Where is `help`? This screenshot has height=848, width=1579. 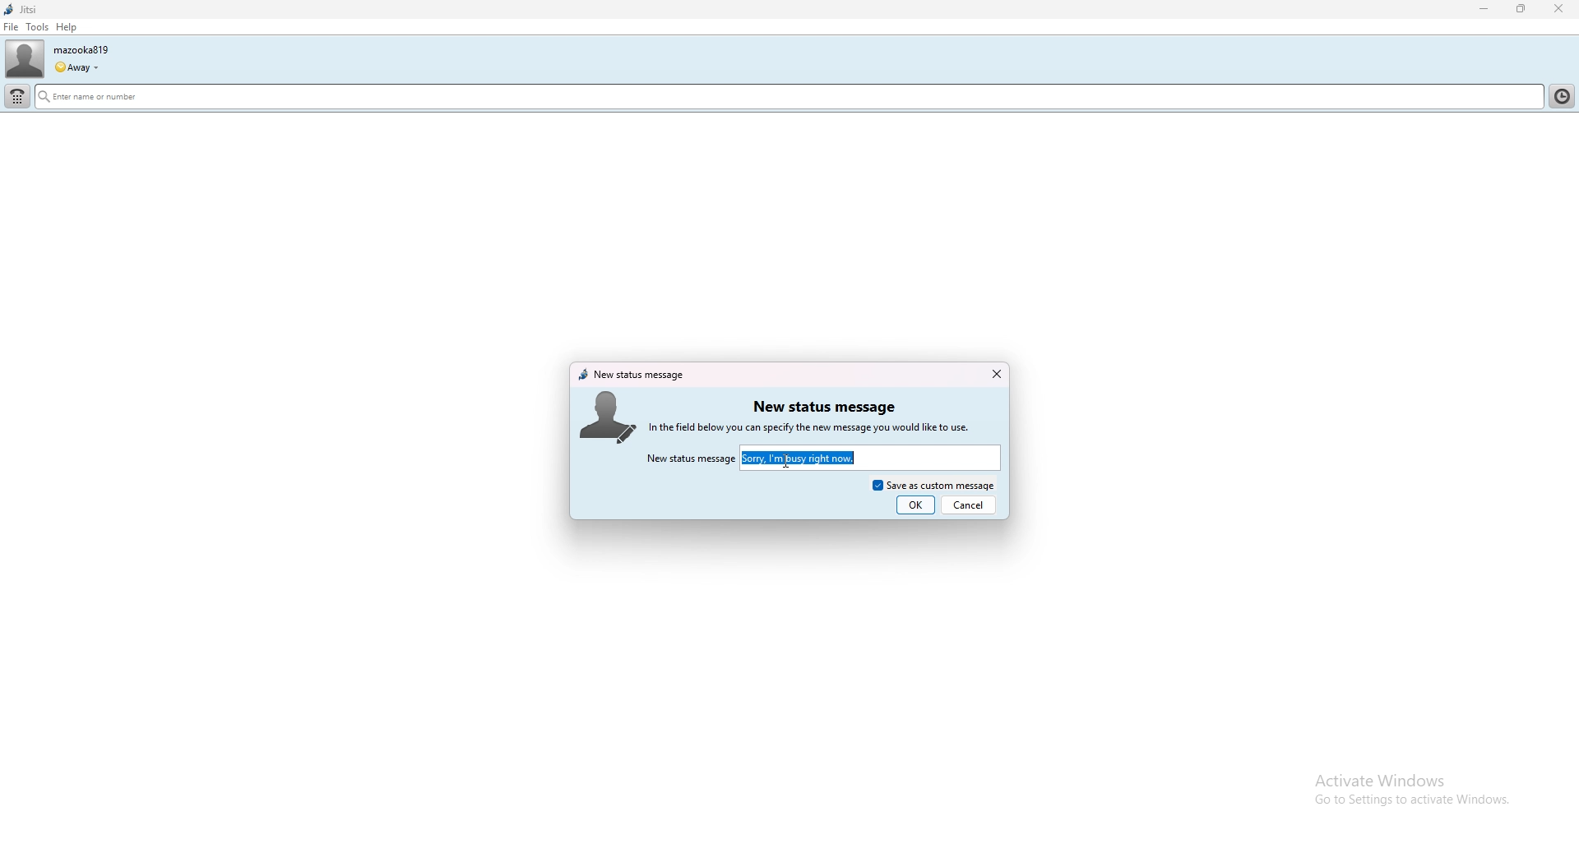
help is located at coordinates (66, 27).